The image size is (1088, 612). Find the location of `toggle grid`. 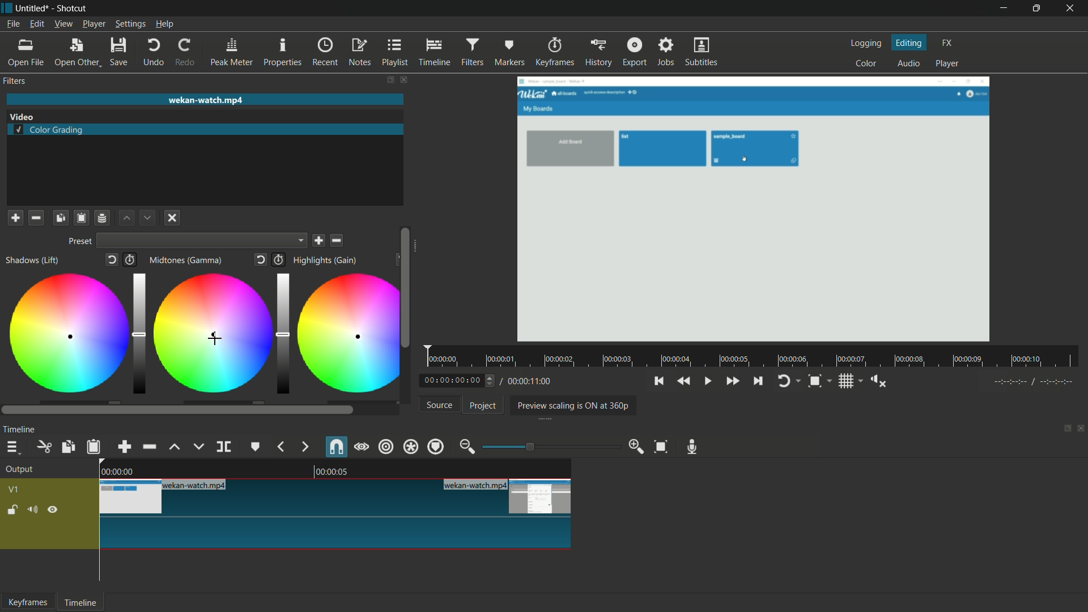

toggle grid is located at coordinates (851, 381).